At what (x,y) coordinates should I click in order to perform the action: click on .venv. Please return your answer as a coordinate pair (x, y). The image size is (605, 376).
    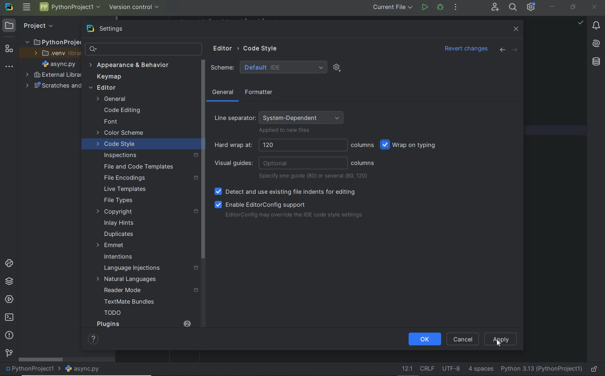
    Looking at the image, I should click on (55, 54).